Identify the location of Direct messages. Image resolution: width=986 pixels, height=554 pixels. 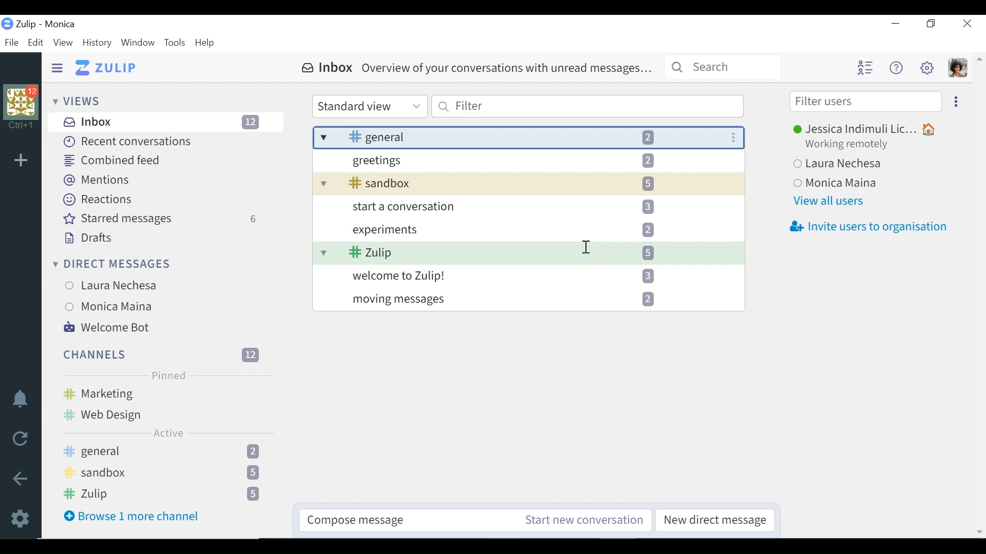
(110, 265).